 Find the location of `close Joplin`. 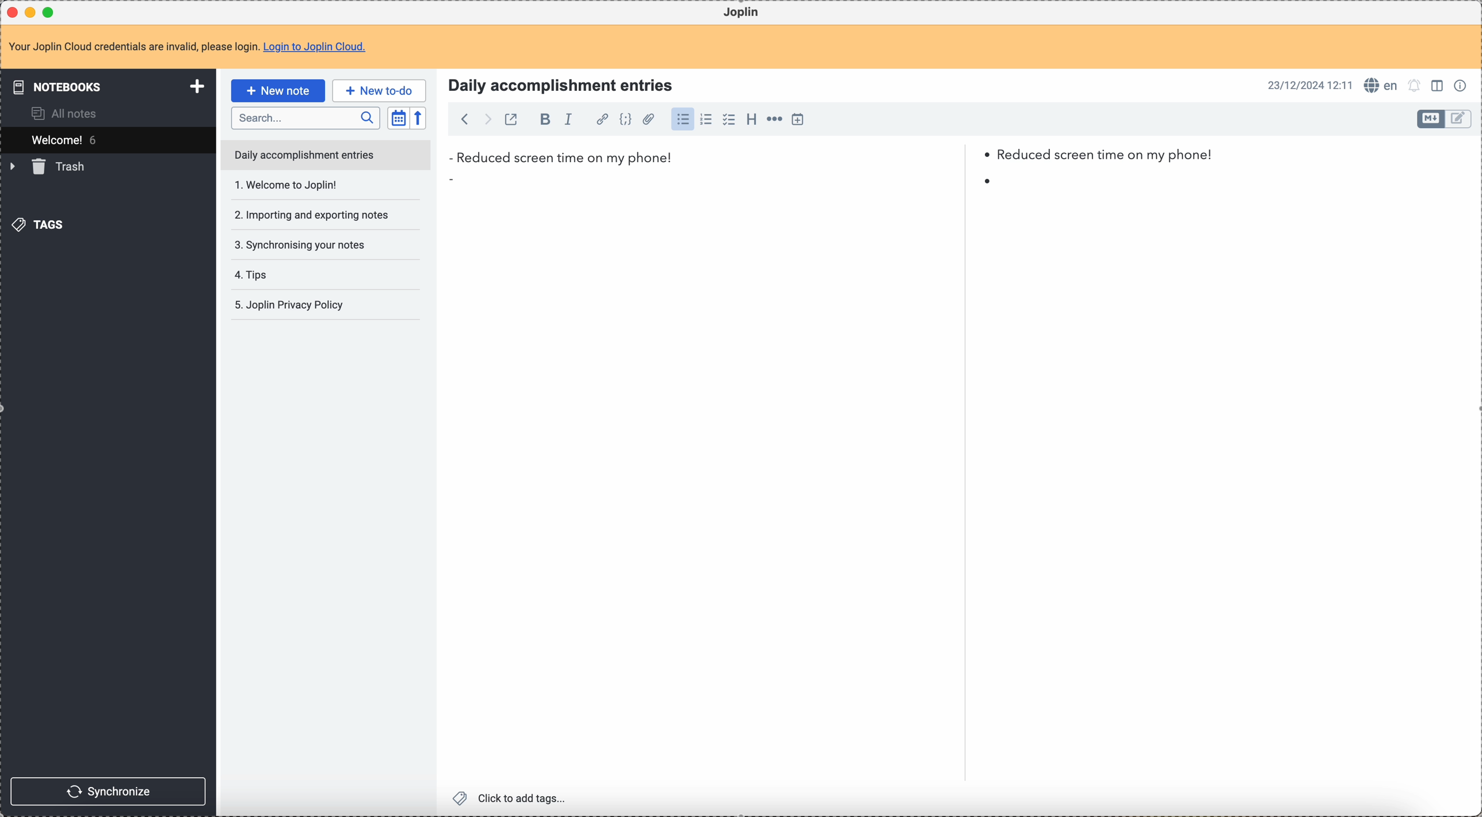

close Joplin is located at coordinates (14, 12).